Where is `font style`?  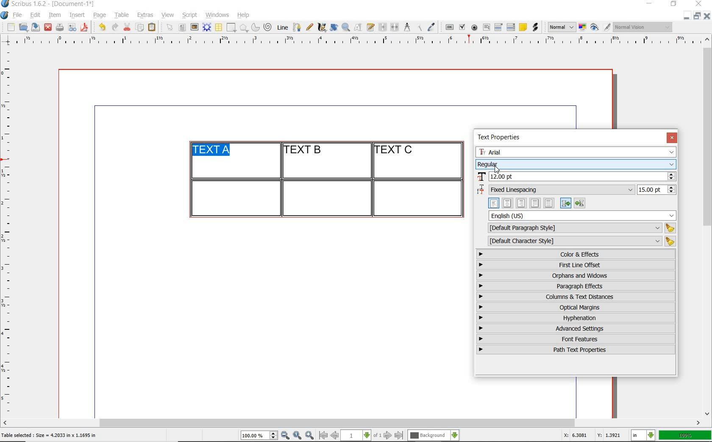 font style is located at coordinates (577, 165).